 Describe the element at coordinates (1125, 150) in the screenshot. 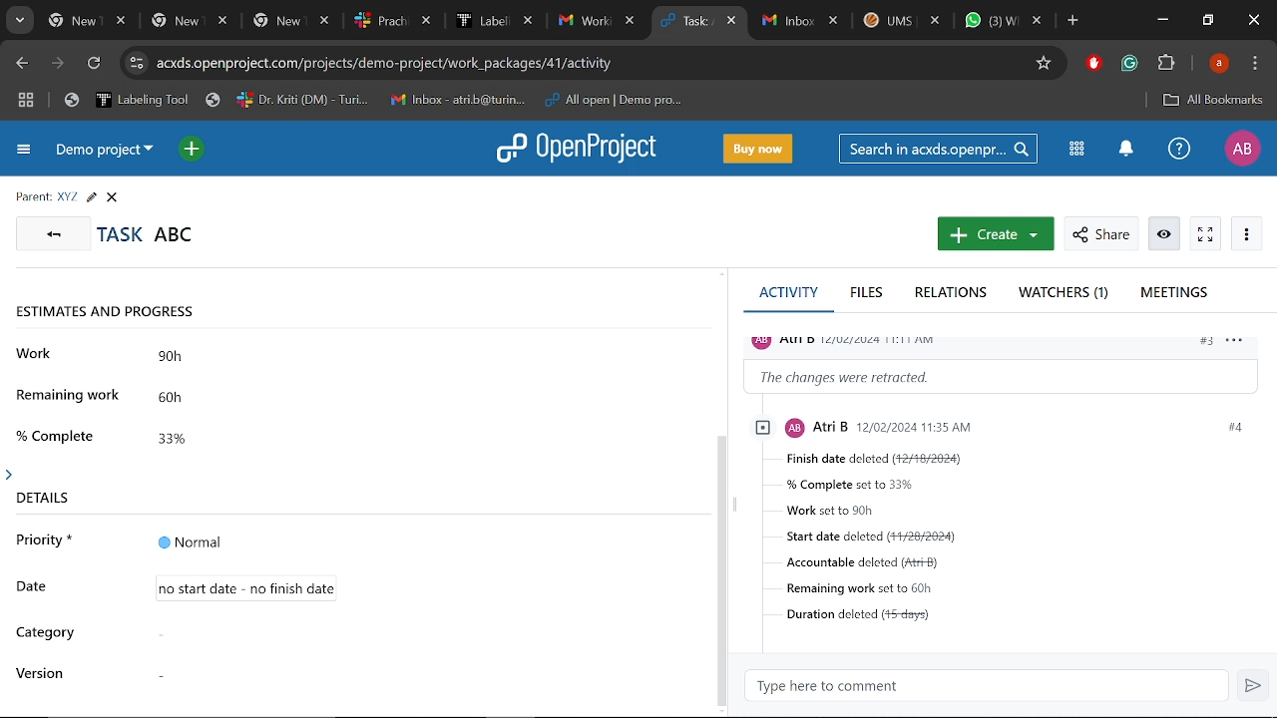

I see `Notifications` at that location.